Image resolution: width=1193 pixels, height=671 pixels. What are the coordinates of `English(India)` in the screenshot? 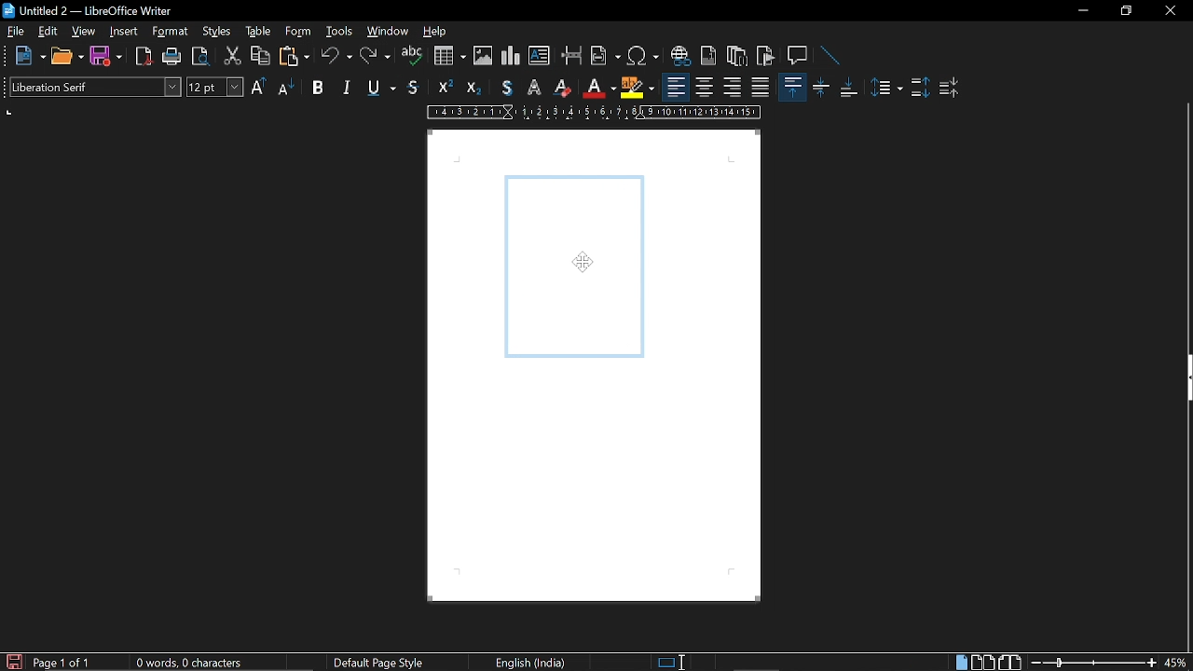 It's located at (533, 662).